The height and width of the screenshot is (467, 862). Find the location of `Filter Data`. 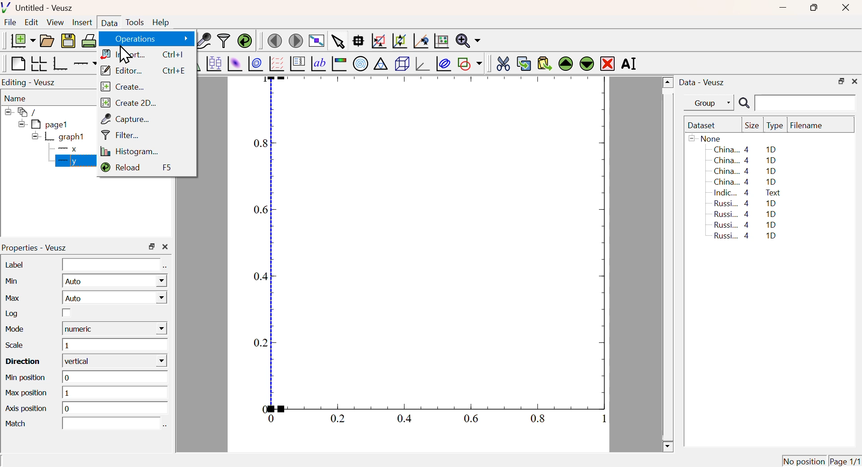

Filter Data is located at coordinates (224, 40).